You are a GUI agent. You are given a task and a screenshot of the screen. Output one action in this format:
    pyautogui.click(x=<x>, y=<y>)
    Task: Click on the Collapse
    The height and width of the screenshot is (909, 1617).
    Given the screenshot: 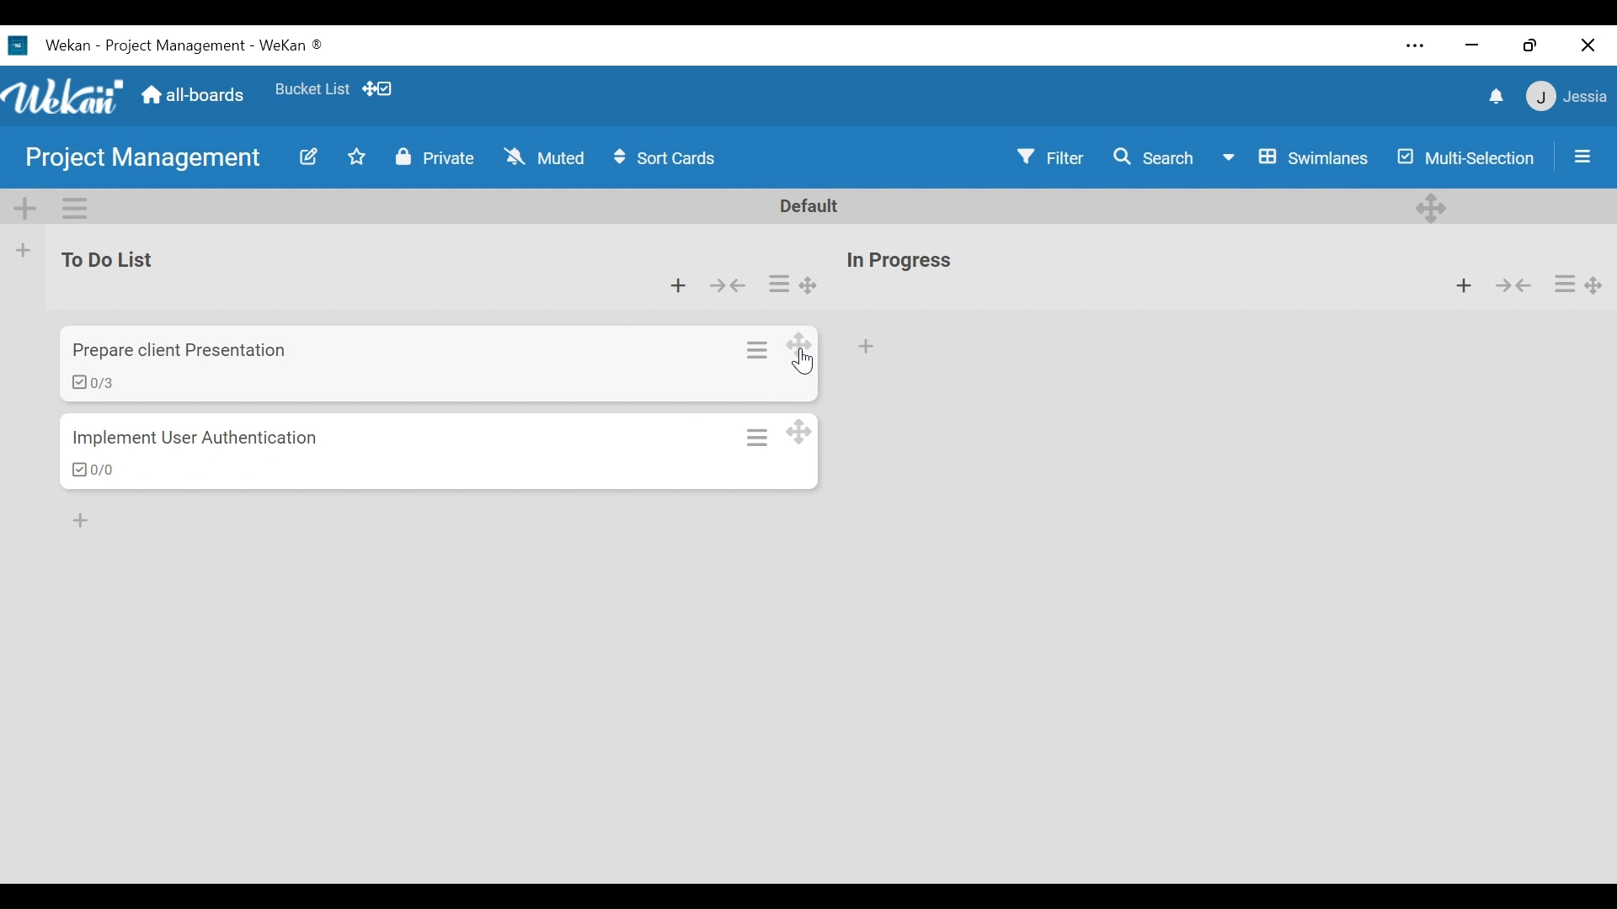 What is the action you would take?
    pyautogui.click(x=728, y=285)
    